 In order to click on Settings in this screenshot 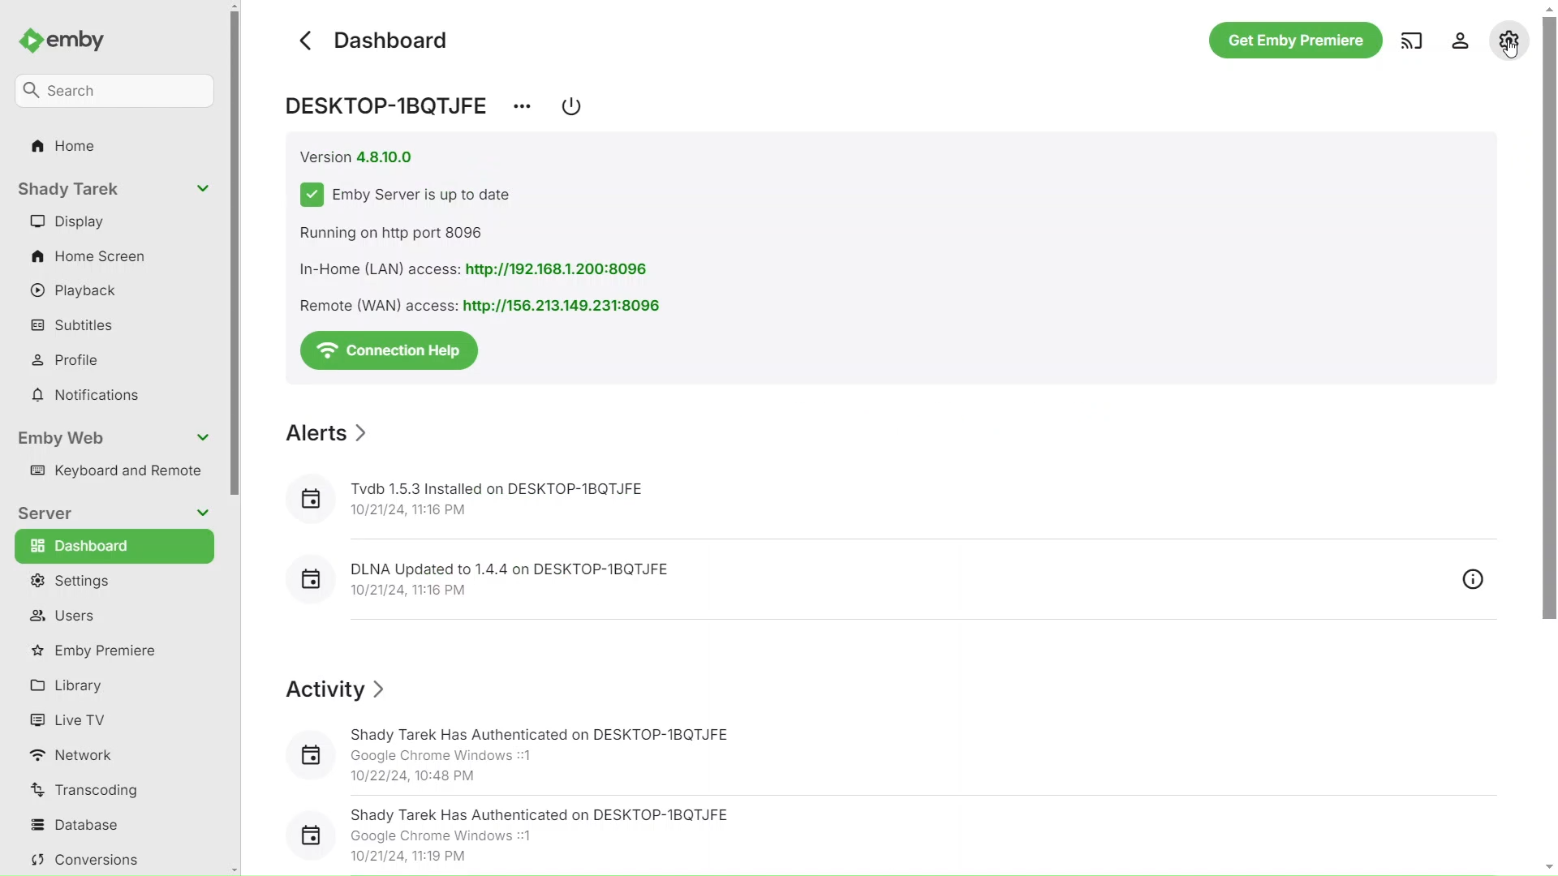, I will do `click(80, 580)`.